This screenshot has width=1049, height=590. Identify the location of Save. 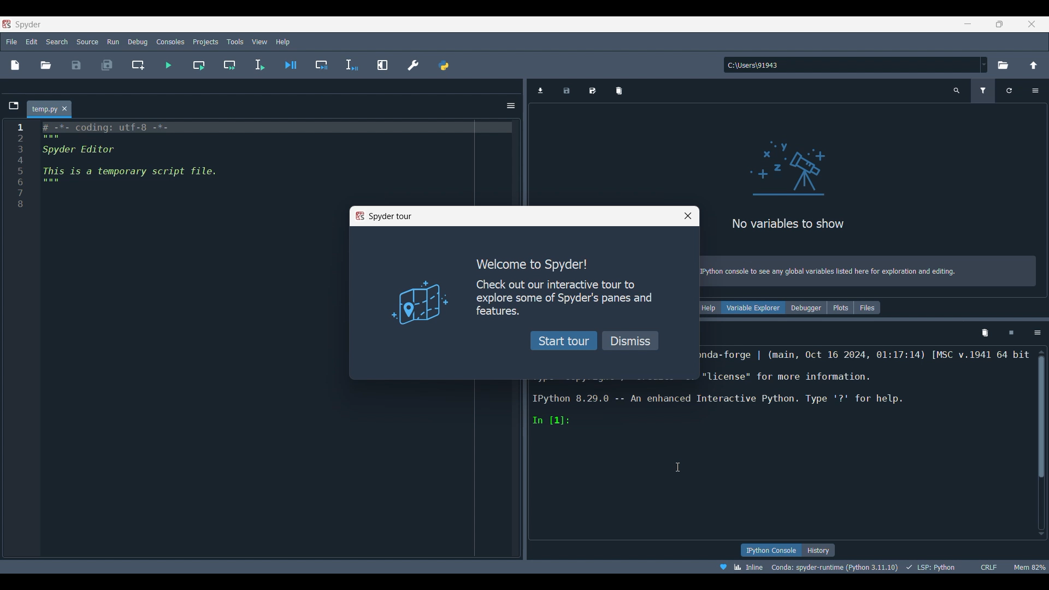
(76, 65).